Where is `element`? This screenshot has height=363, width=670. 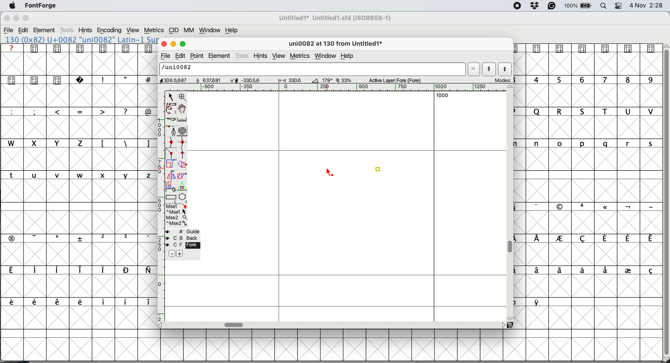 element is located at coordinates (220, 55).